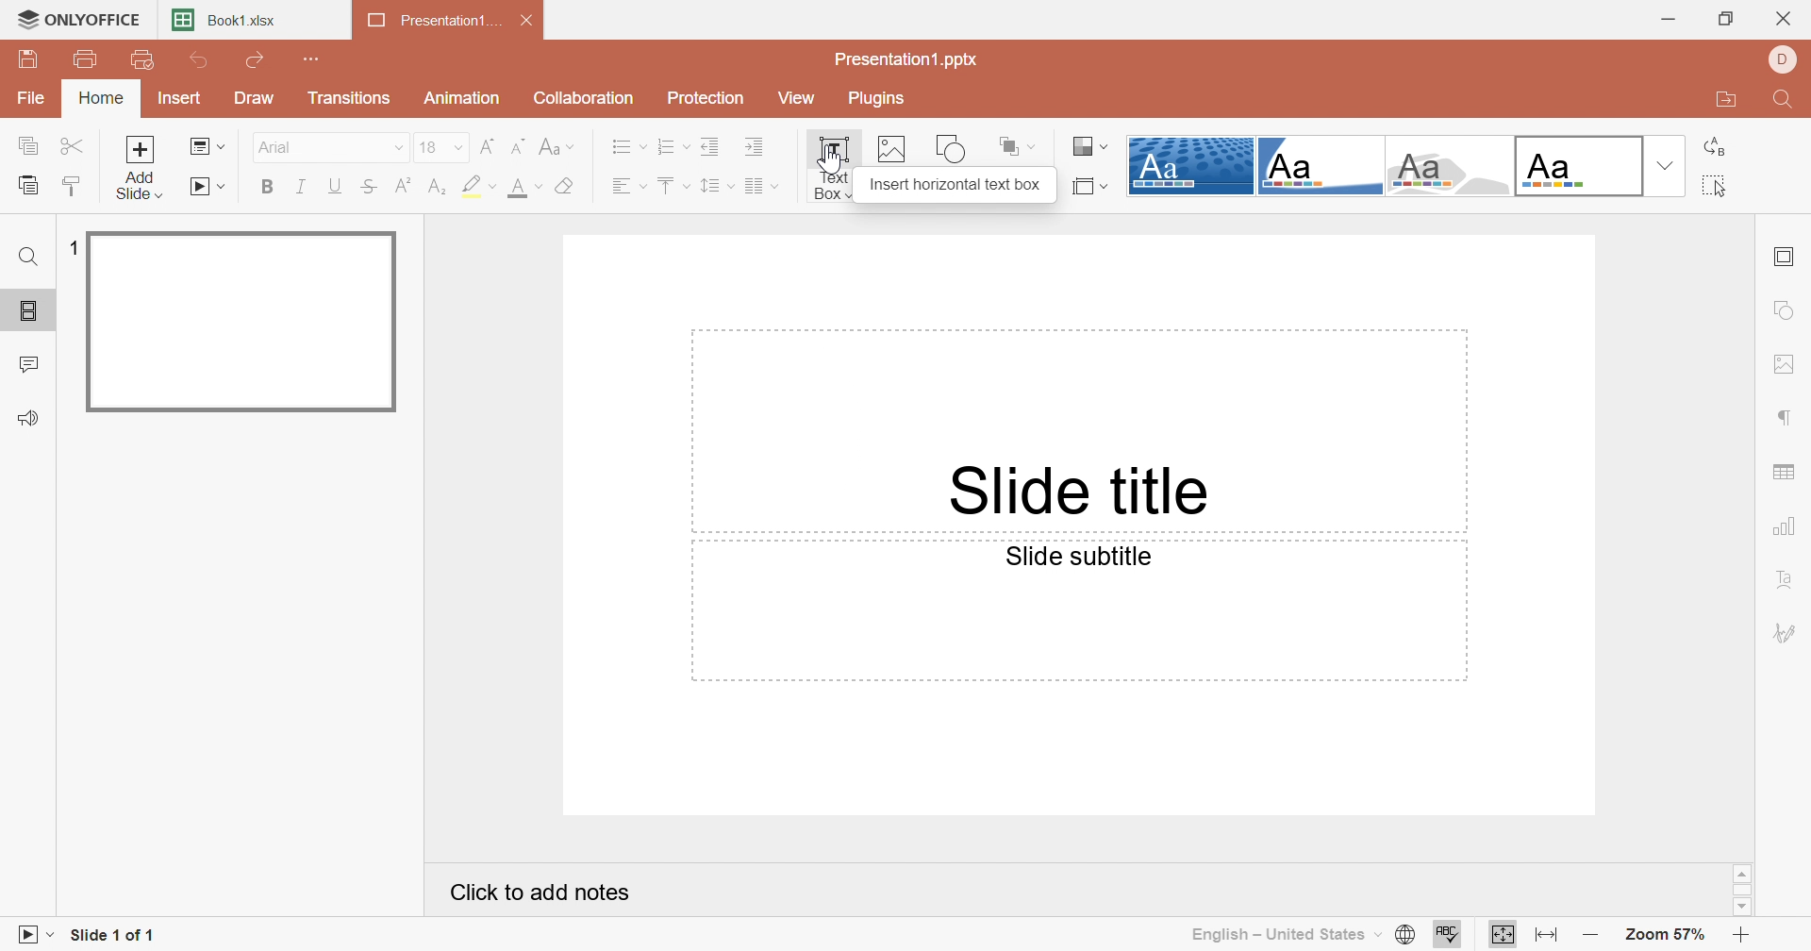 This screenshot has width=1811, height=951. Describe the element at coordinates (1727, 100) in the screenshot. I see `Open file location` at that location.